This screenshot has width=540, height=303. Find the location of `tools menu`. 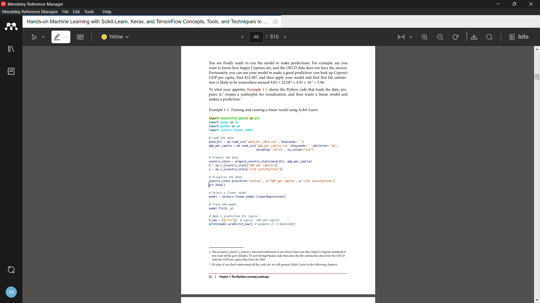

tools menu is located at coordinates (89, 12).